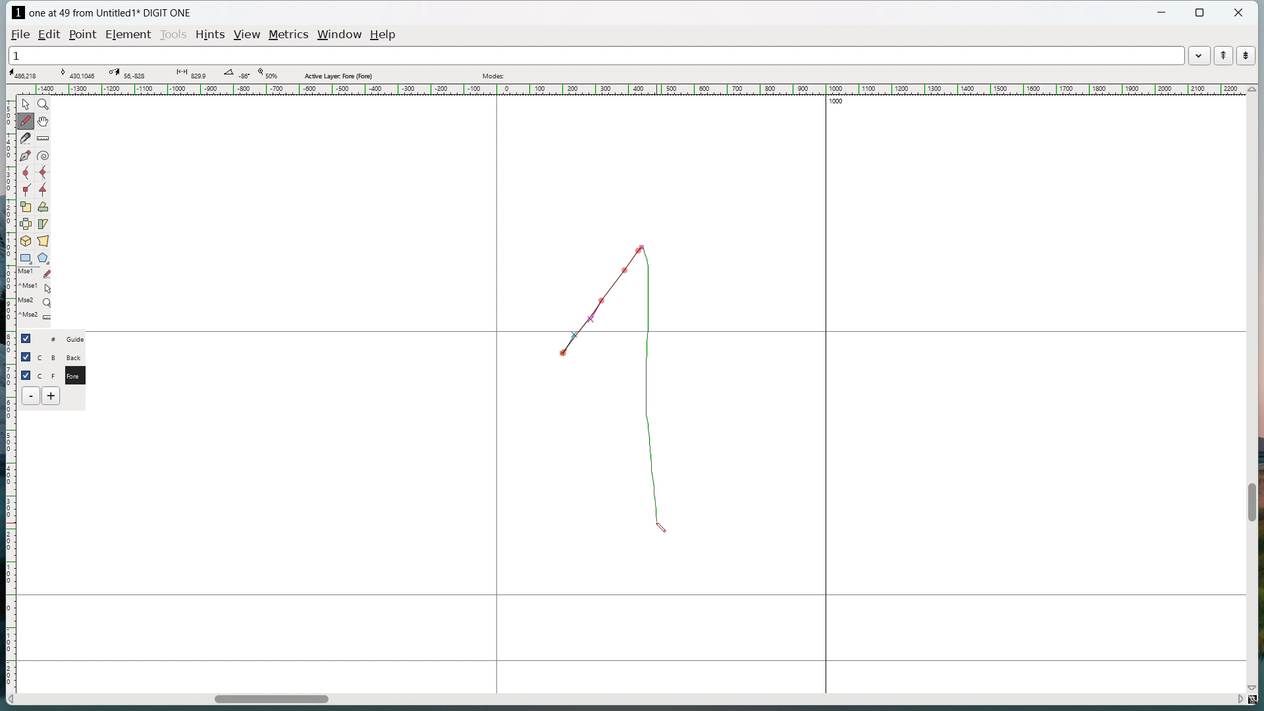 The height and width of the screenshot is (711, 1264). I want to click on checkbox, so click(26, 374).